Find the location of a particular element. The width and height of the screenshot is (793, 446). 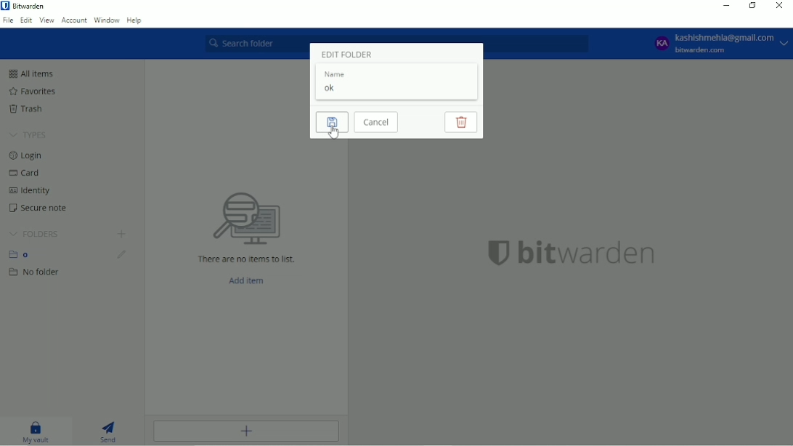

Account is located at coordinates (717, 44).